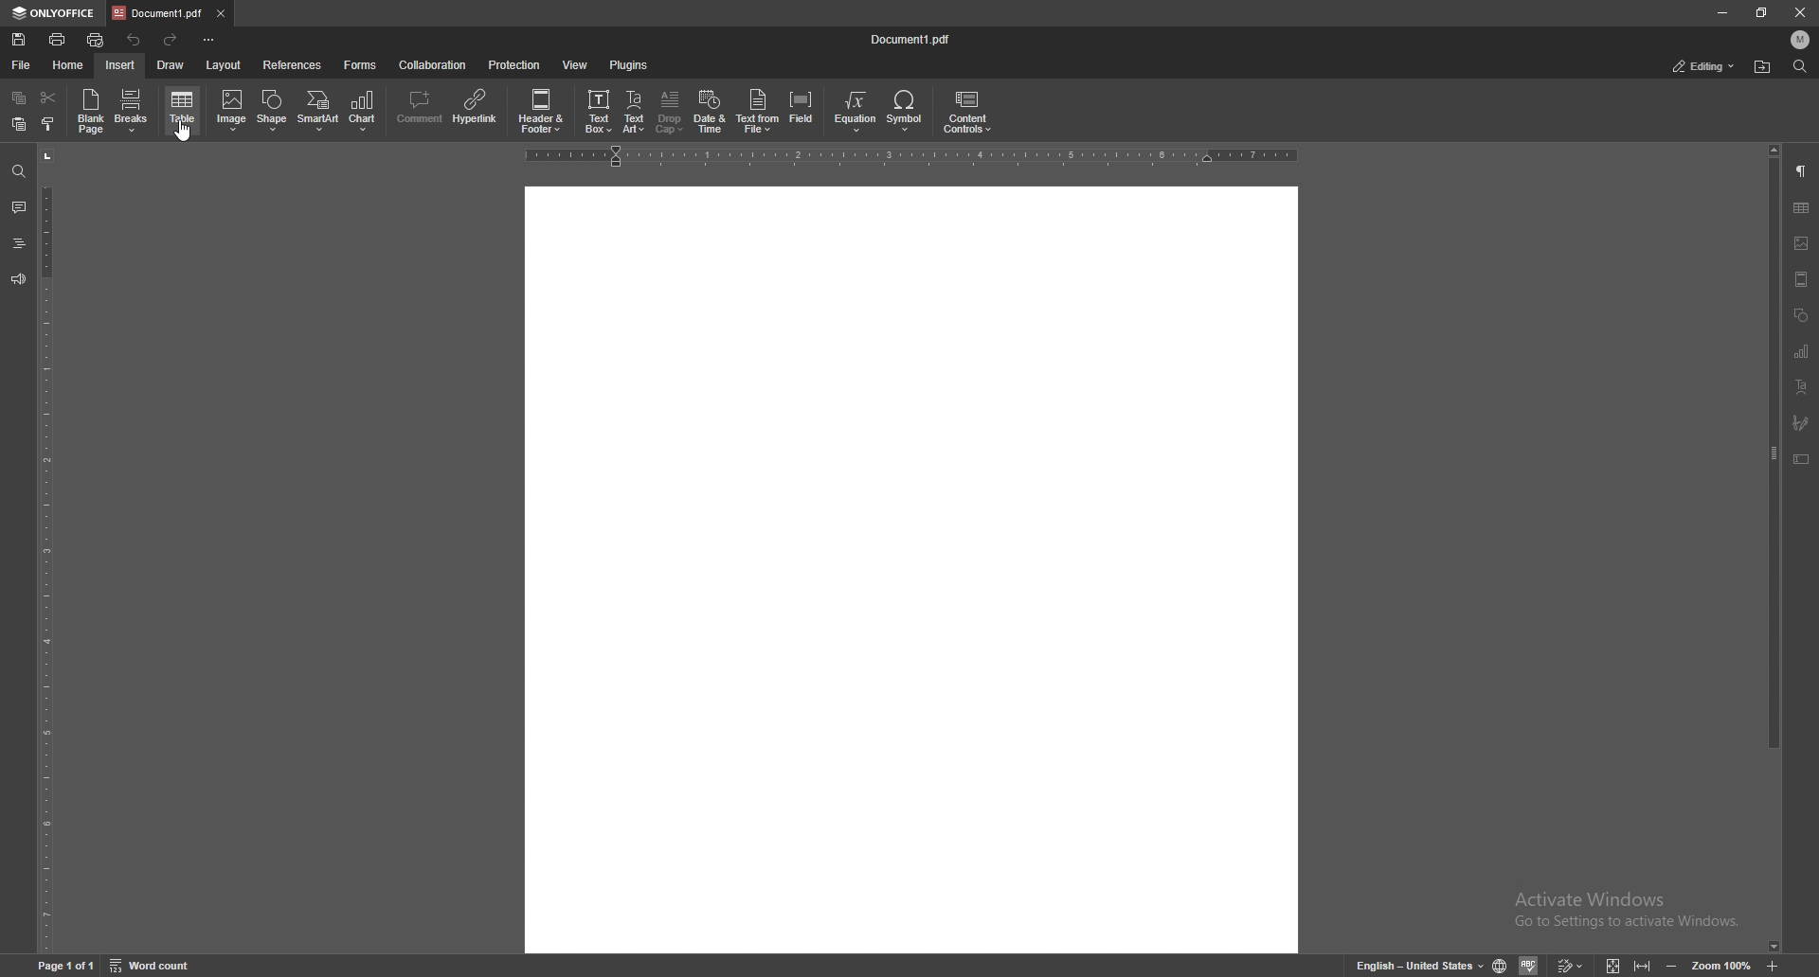 This screenshot has height=977, width=1819. Describe the element at coordinates (184, 110) in the screenshot. I see `table` at that location.